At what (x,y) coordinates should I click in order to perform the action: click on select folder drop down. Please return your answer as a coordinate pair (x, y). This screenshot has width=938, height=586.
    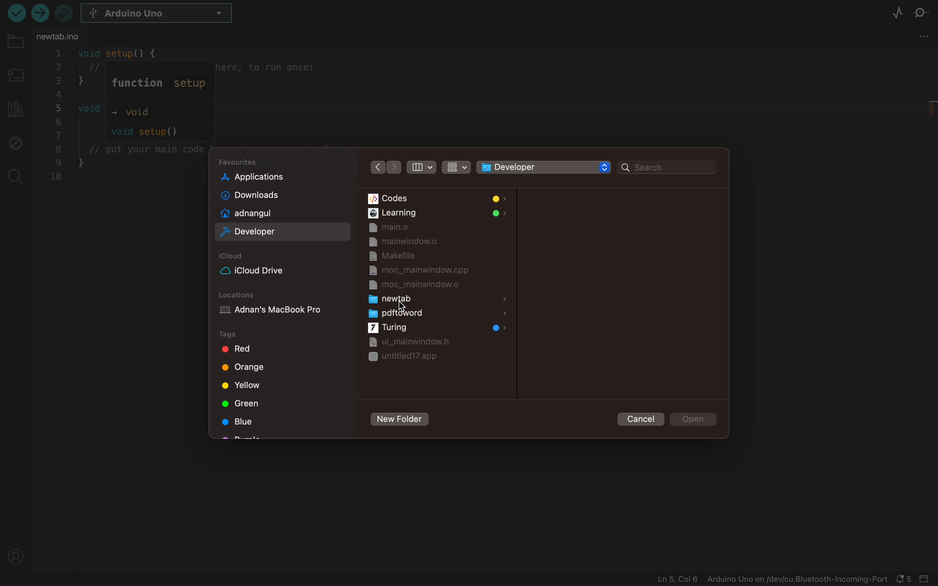
    Looking at the image, I should click on (605, 167).